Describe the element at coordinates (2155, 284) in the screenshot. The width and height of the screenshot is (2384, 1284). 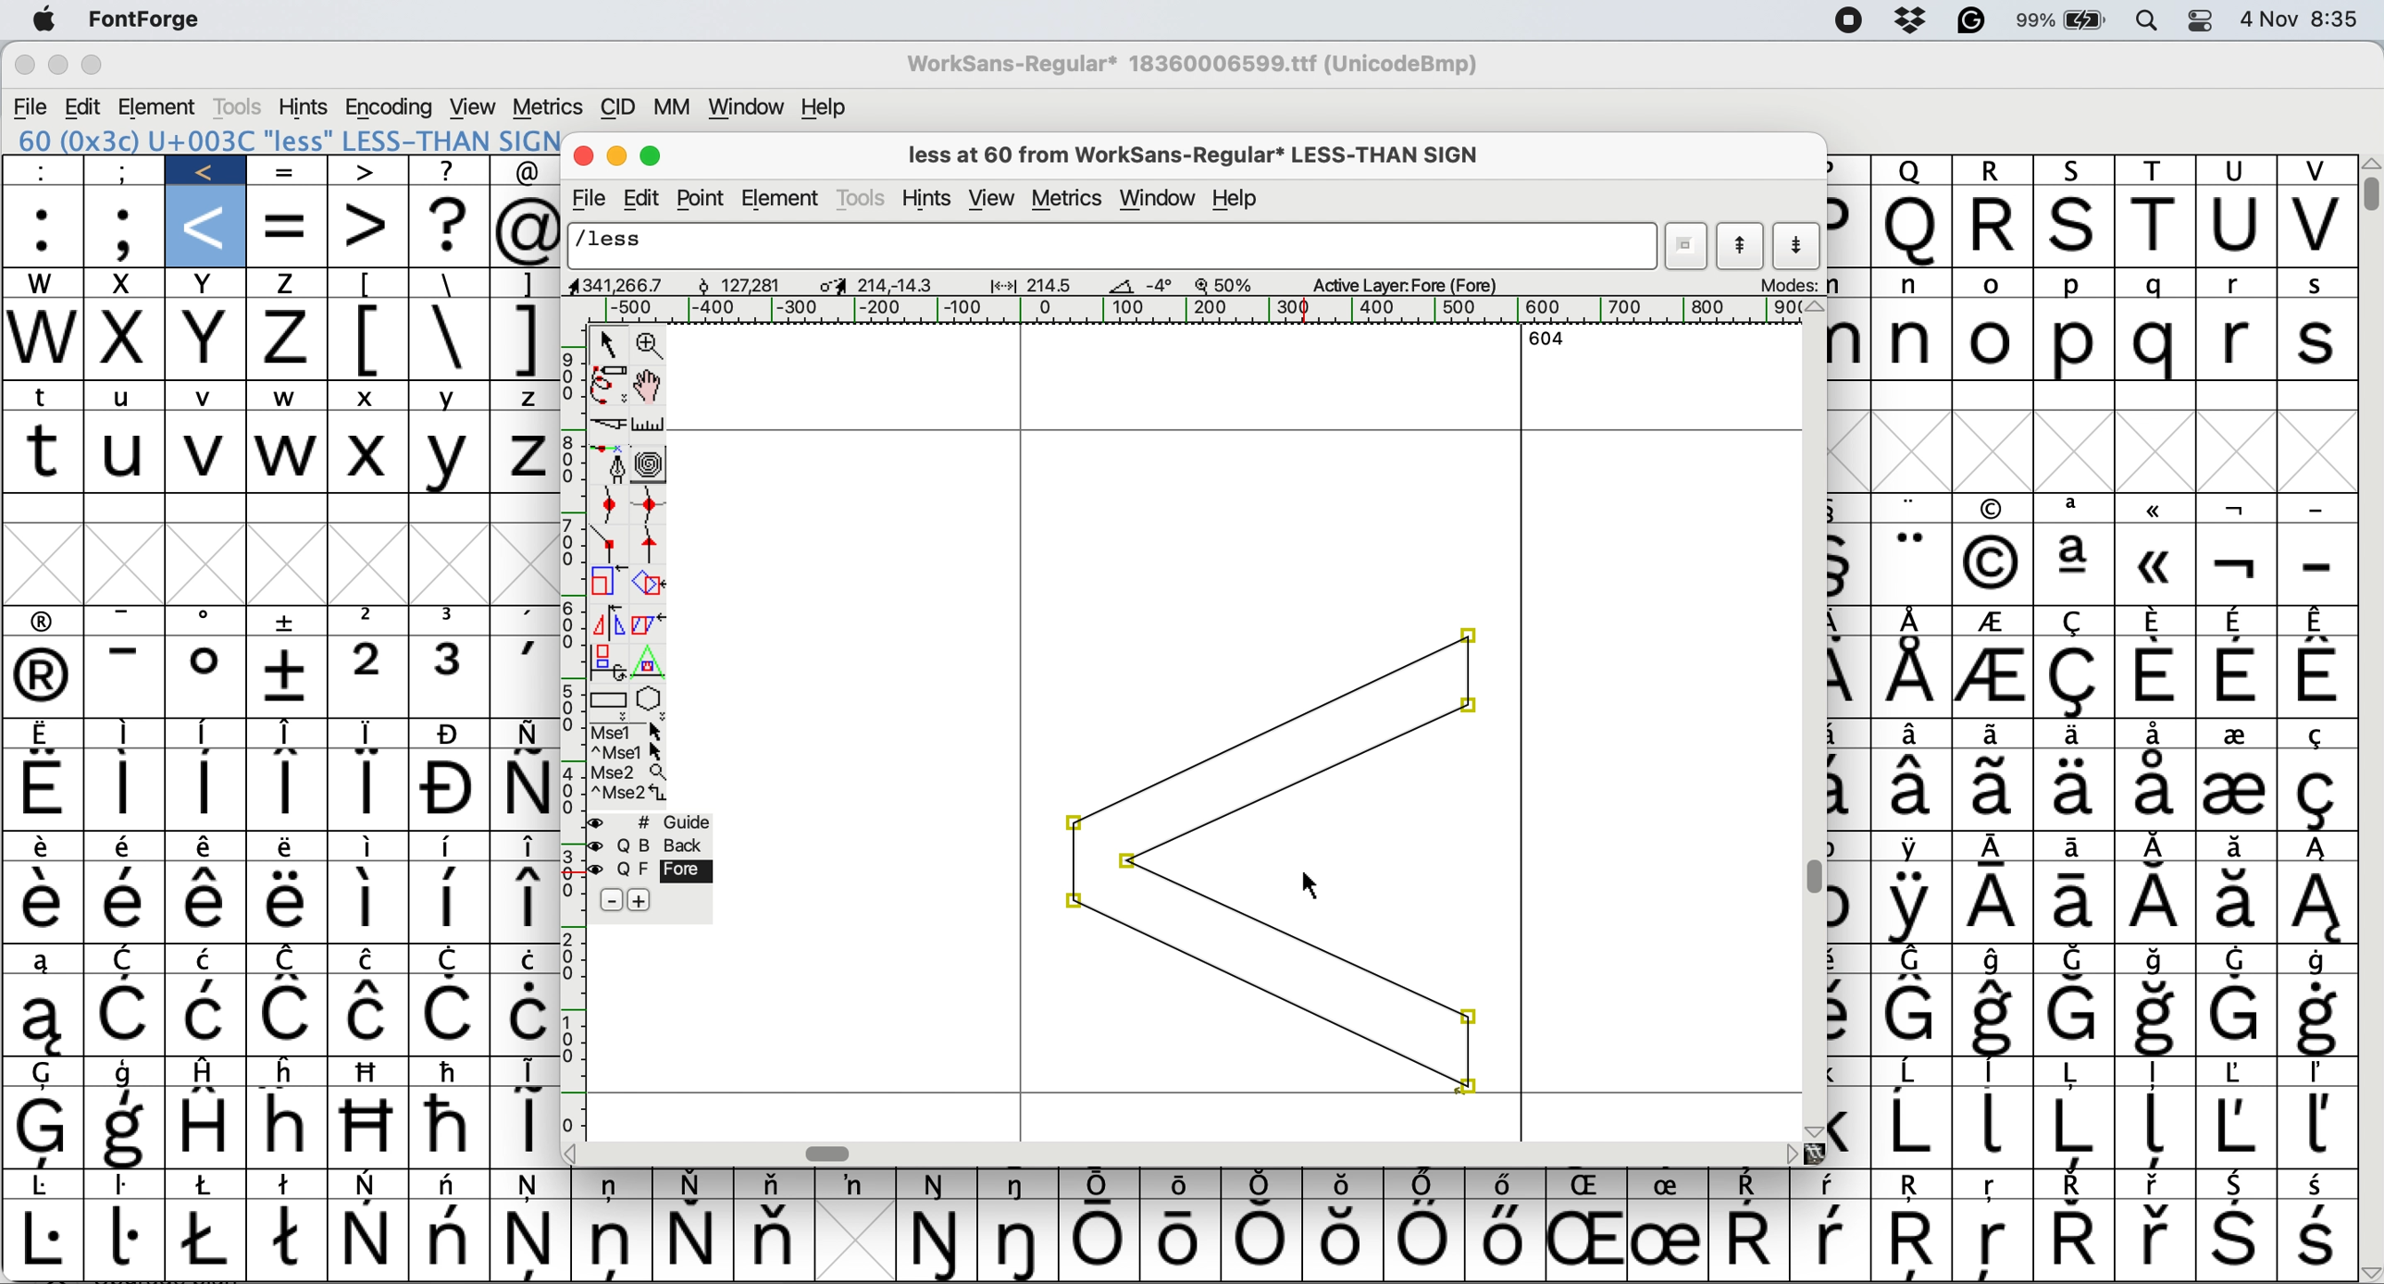
I see `q` at that location.